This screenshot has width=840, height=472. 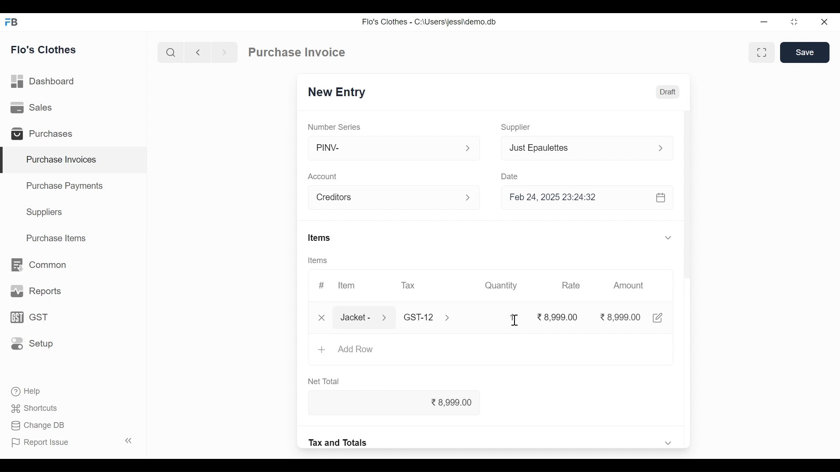 What do you see at coordinates (73, 441) in the screenshot?
I see `Report Issue` at bounding box center [73, 441].